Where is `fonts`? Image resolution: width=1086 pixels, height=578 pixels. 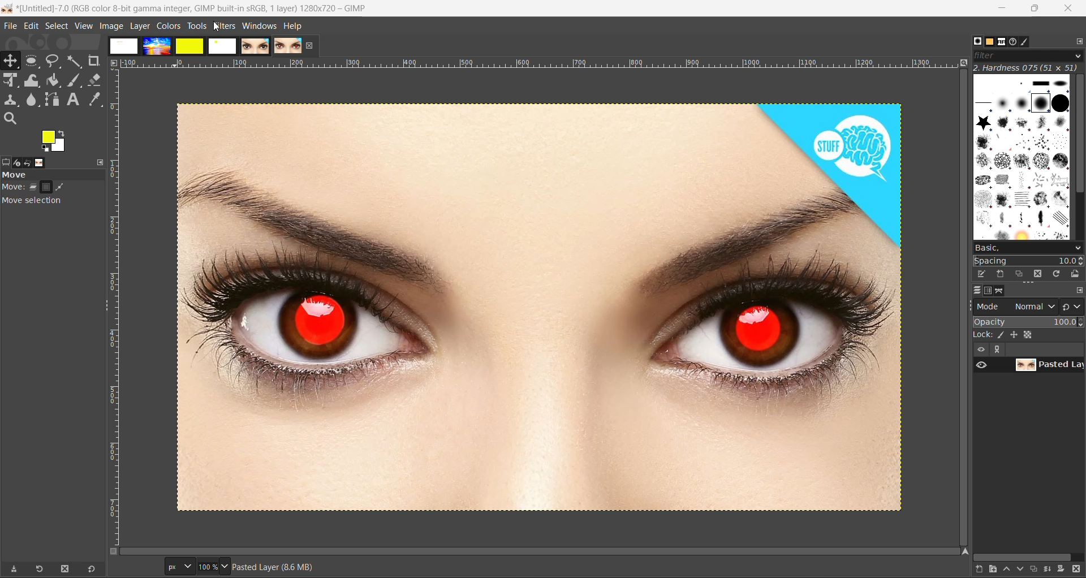 fonts is located at coordinates (999, 42).